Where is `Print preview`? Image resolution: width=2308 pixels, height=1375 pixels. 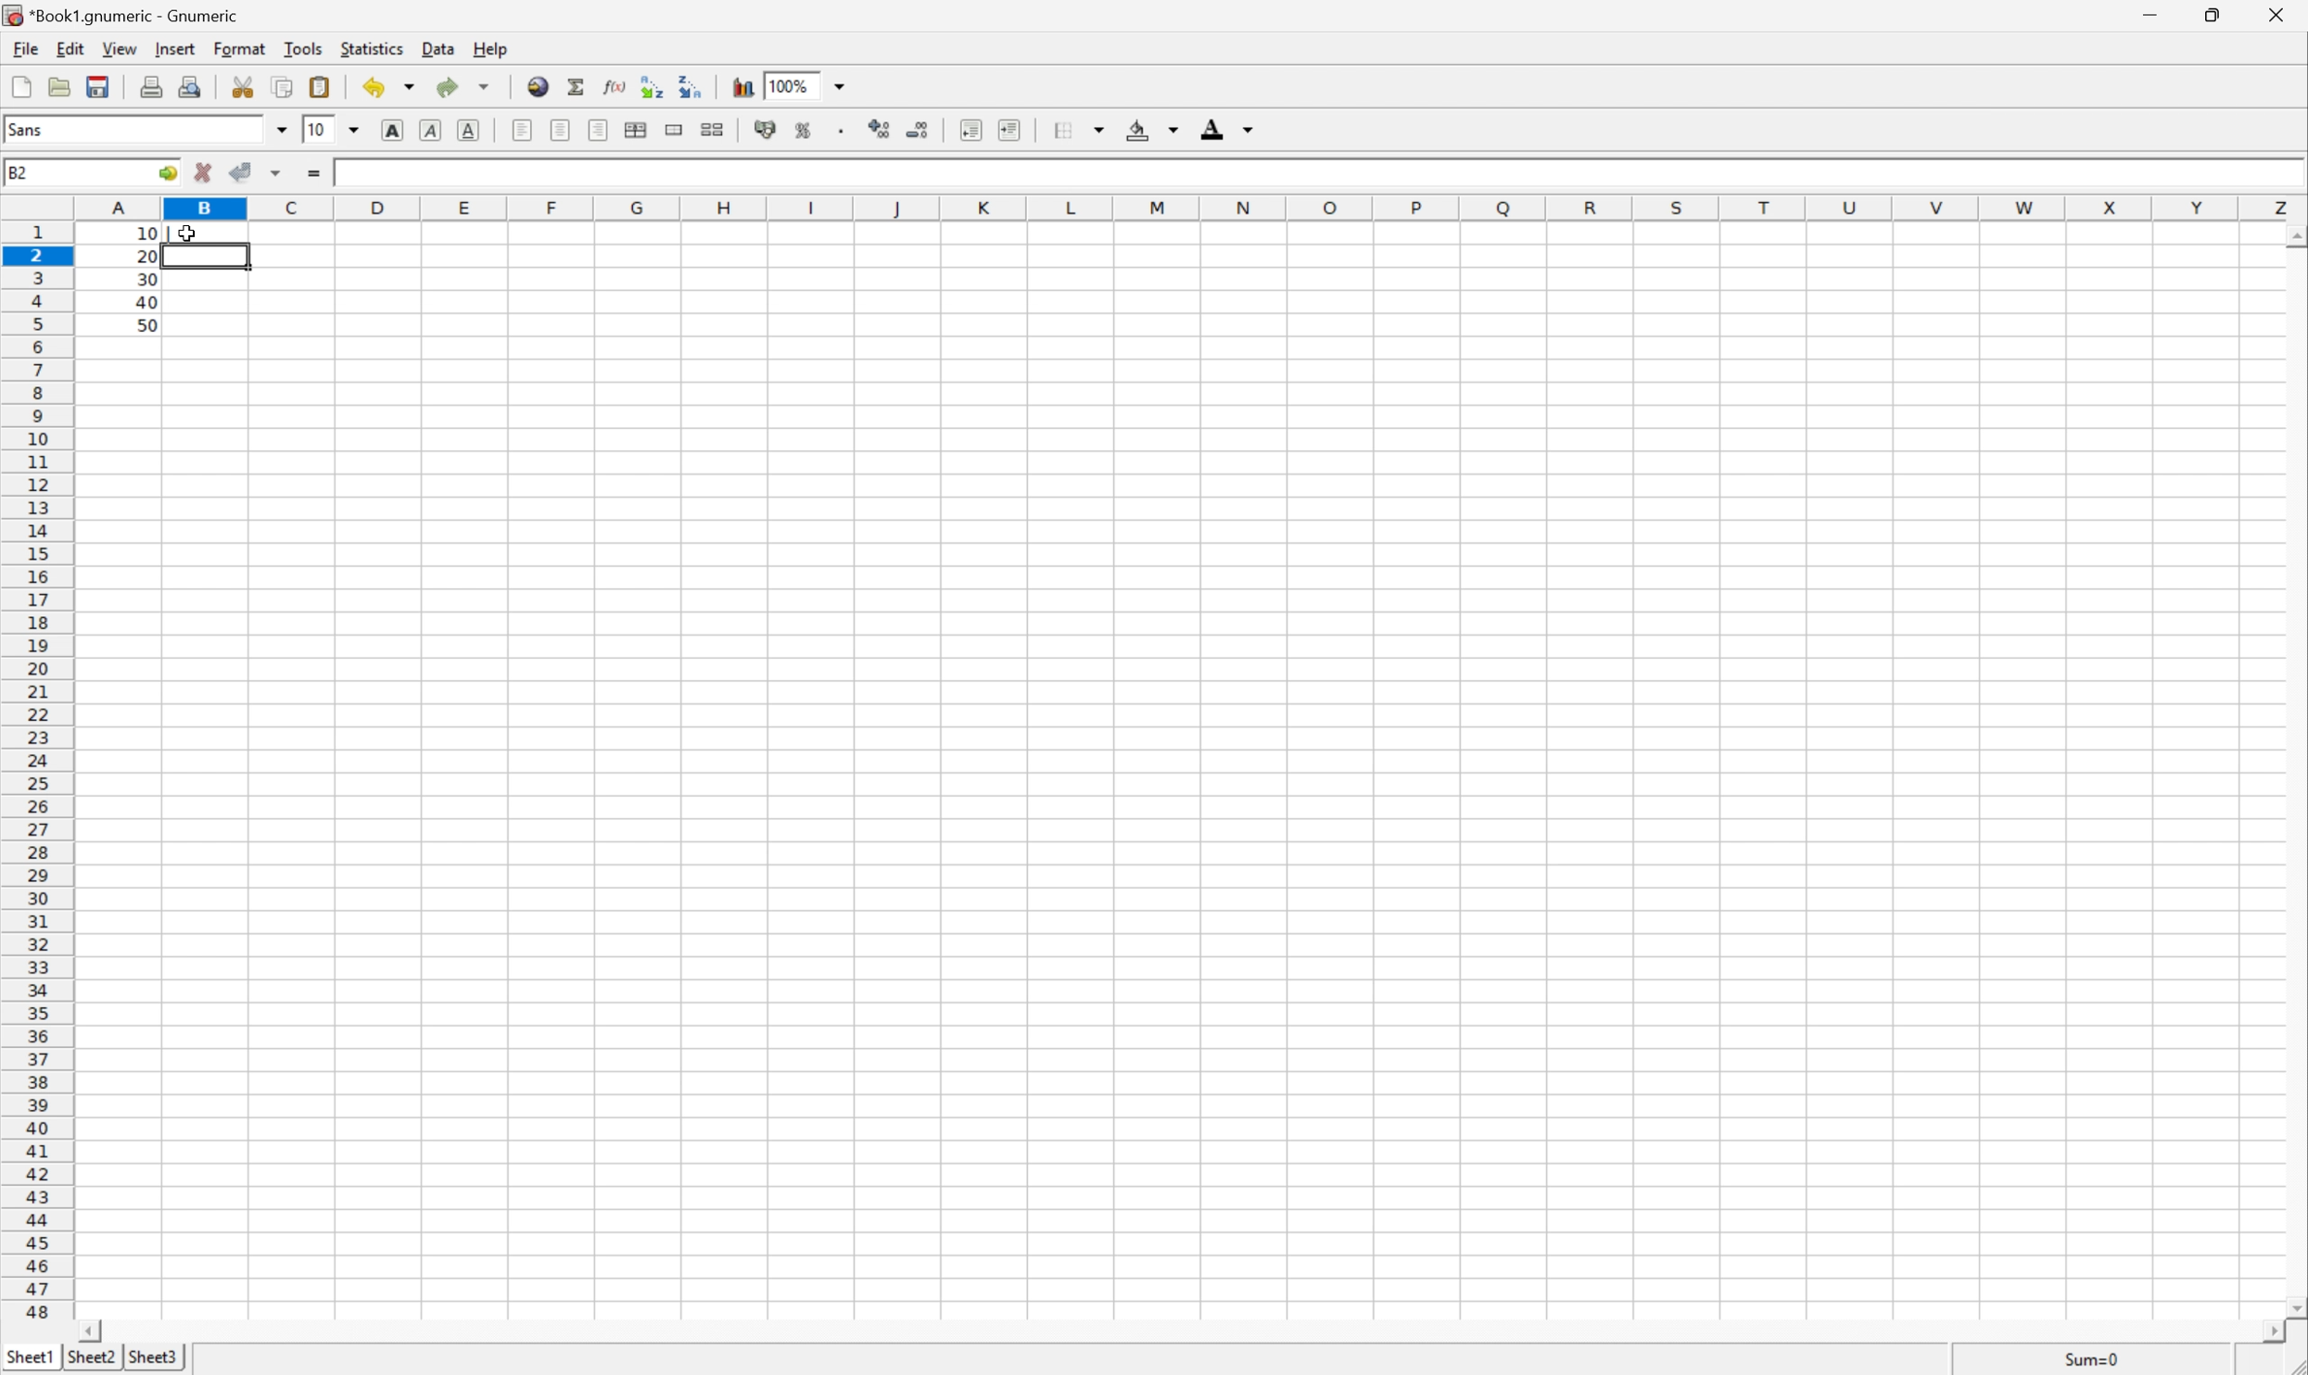 Print preview is located at coordinates (192, 84).